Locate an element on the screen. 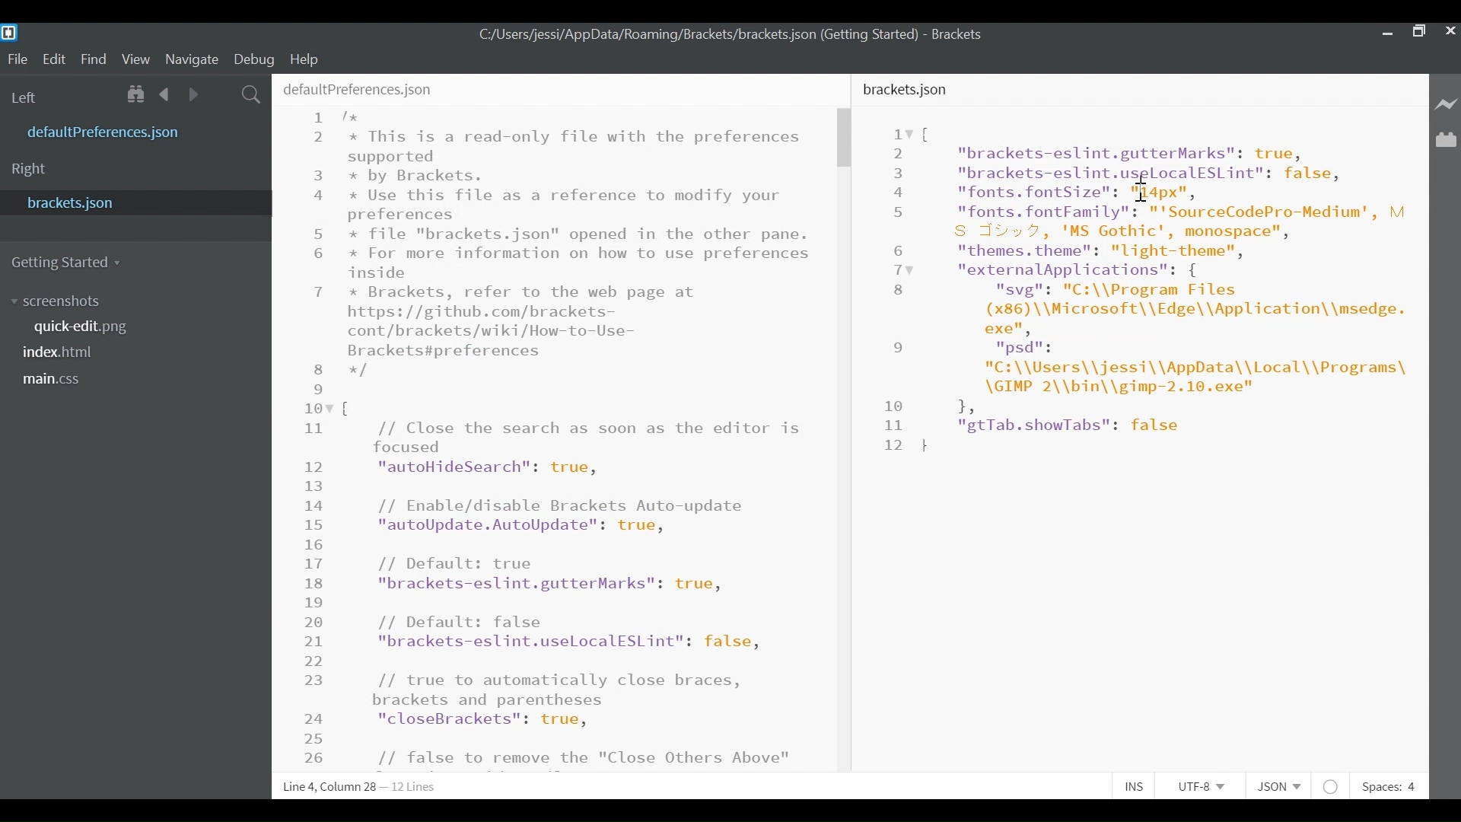  bracket.json is located at coordinates (131, 204).